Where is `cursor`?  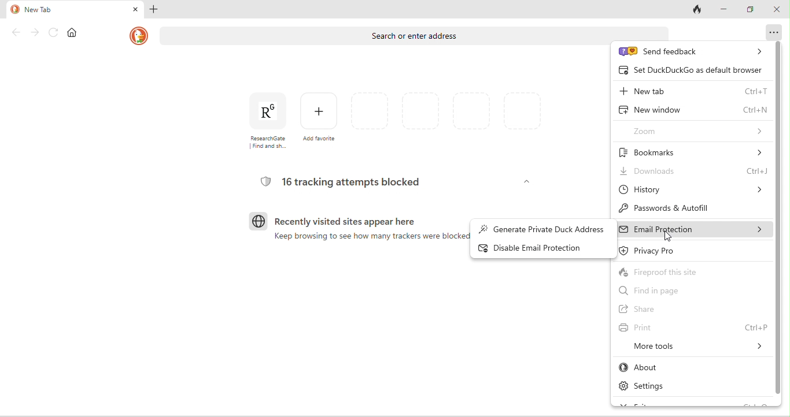 cursor is located at coordinates (669, 237).